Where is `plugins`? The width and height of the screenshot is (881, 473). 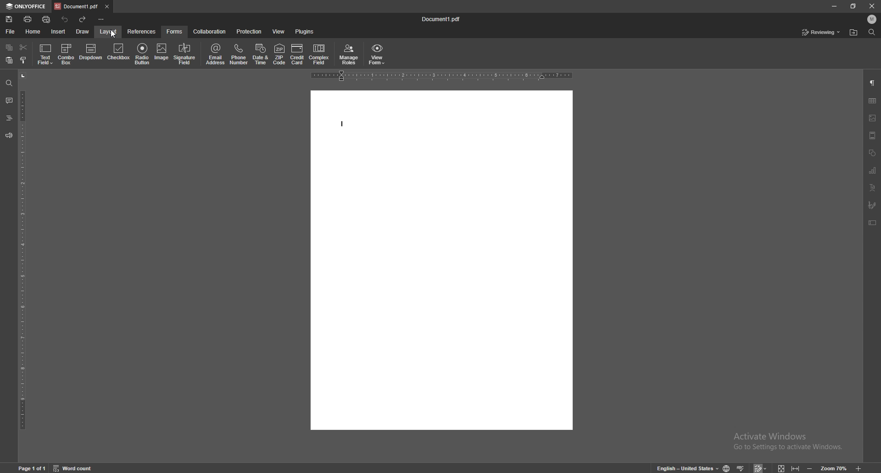 plugins is located at coordinates (305, 32).